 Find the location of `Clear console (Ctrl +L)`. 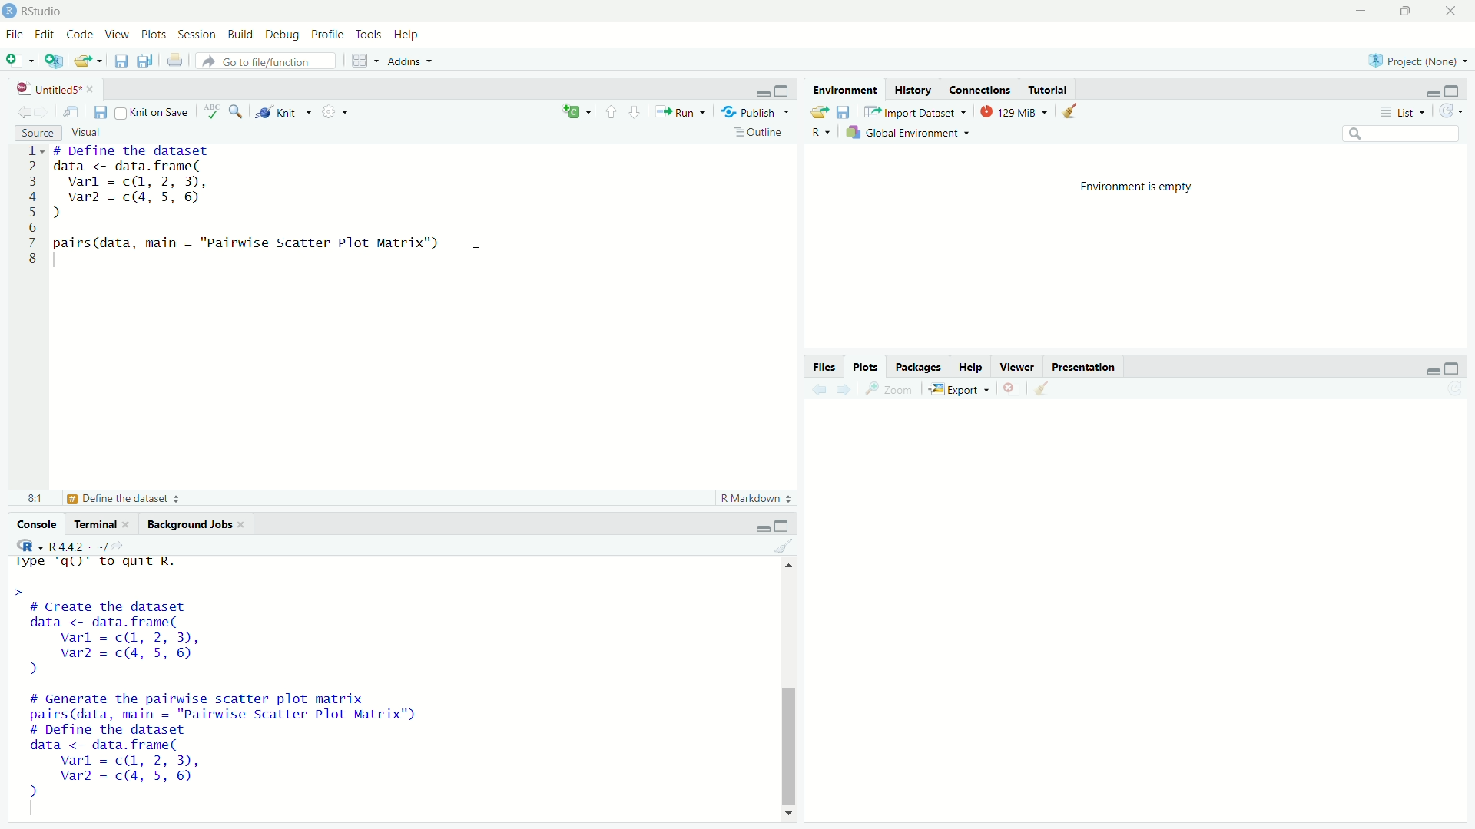

Clear console (Ctrl +L) is located at coordinates (794, 546).